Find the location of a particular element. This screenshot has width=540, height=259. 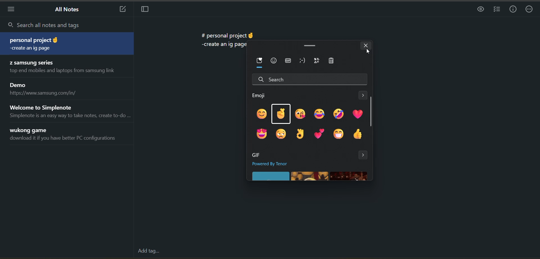

emoji is located at coordinates (273, 61).